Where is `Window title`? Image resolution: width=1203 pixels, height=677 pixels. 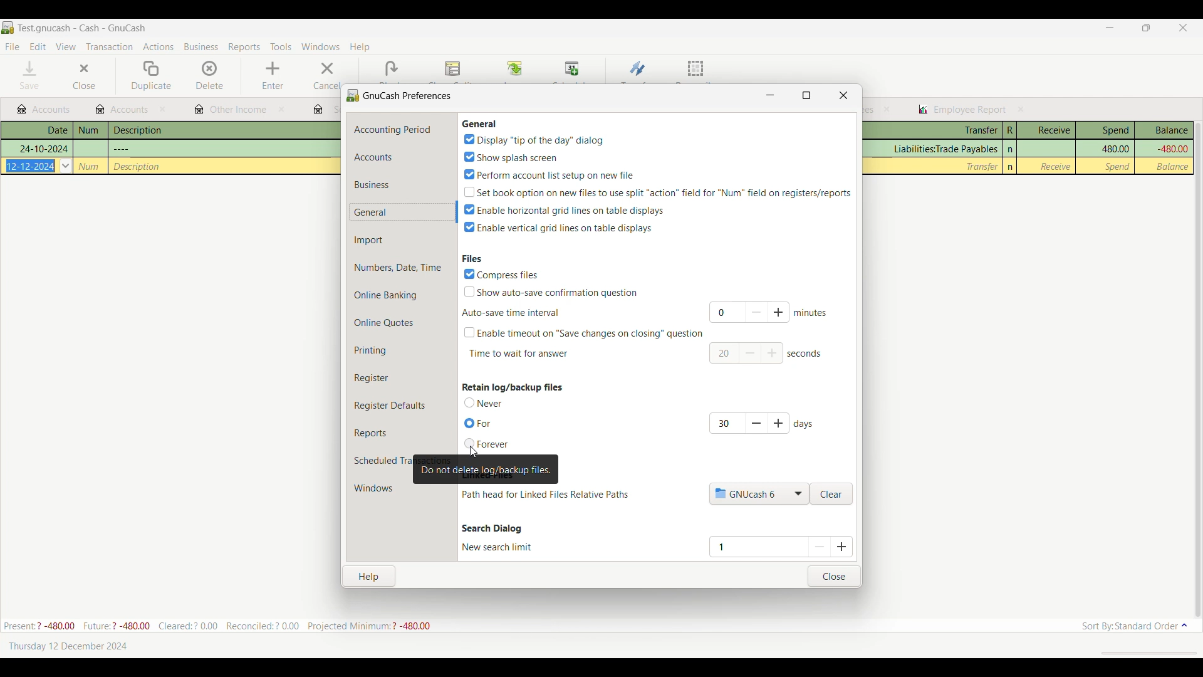
Window title is located at coordinates (400, 95).